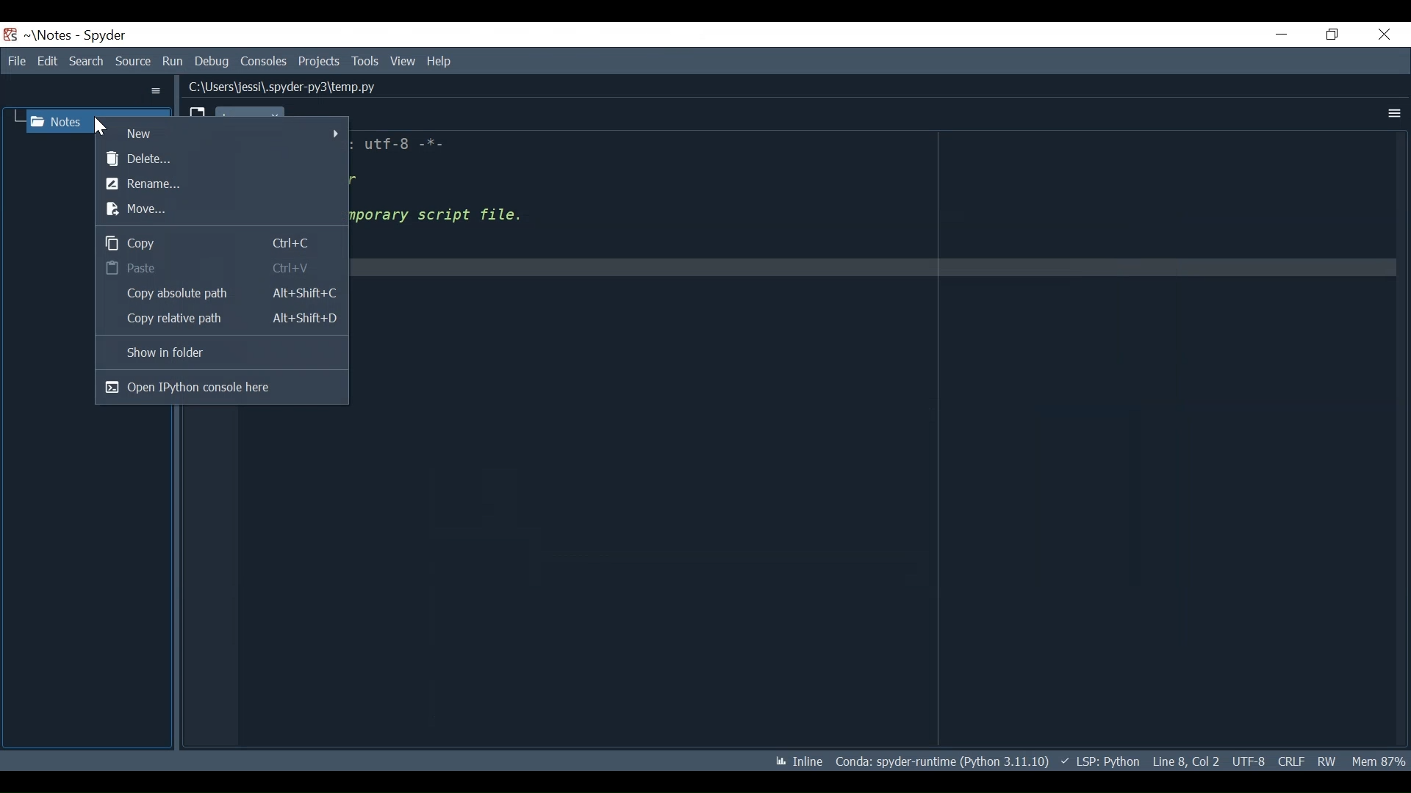  I want to click on Debug, so click(215, 59).